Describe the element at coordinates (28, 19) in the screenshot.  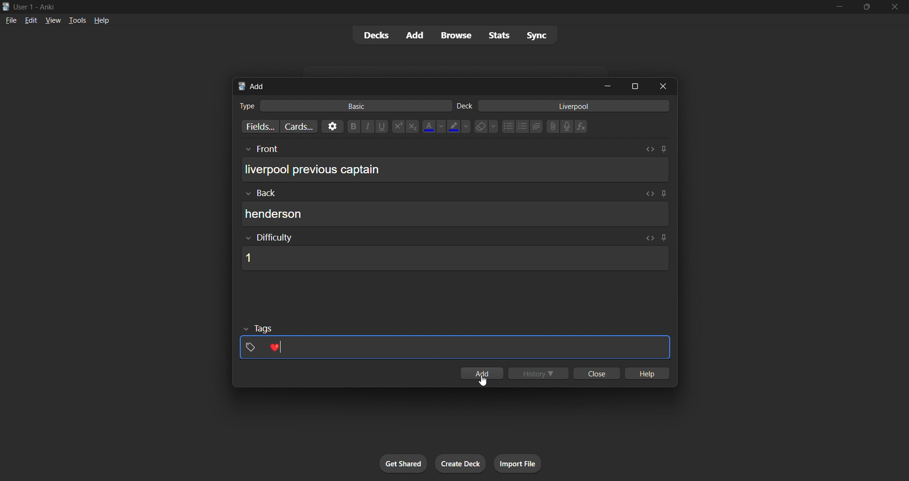
I see `edit` at that location.